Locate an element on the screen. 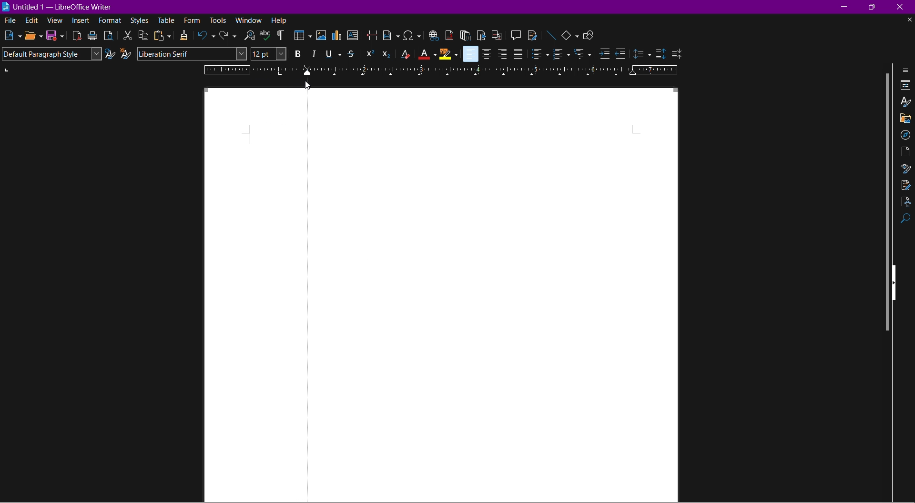 This screenshot has width=915, height=503. Untitled 1 — LibreOffice Writer is located at coordinates (60, 6).